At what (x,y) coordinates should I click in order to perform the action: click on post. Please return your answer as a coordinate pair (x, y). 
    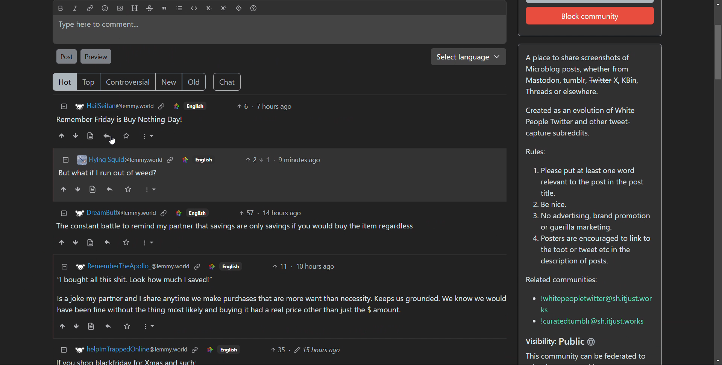
    Looking at the image, I should click on (66, 56).